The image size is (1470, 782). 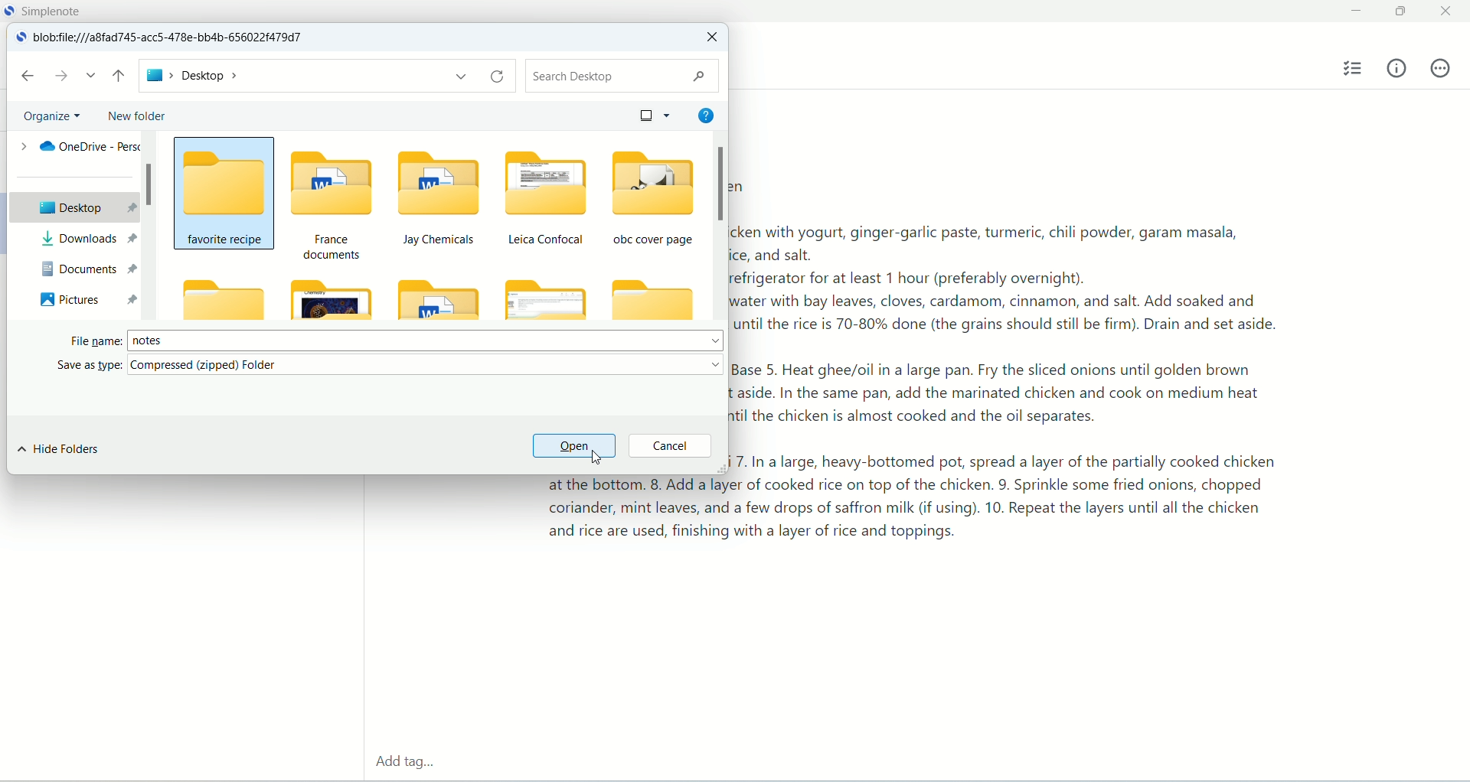 What do you see at coordinates (84, 239) in the screenshot?
I see `downloads` at bounding box center [84, 239].